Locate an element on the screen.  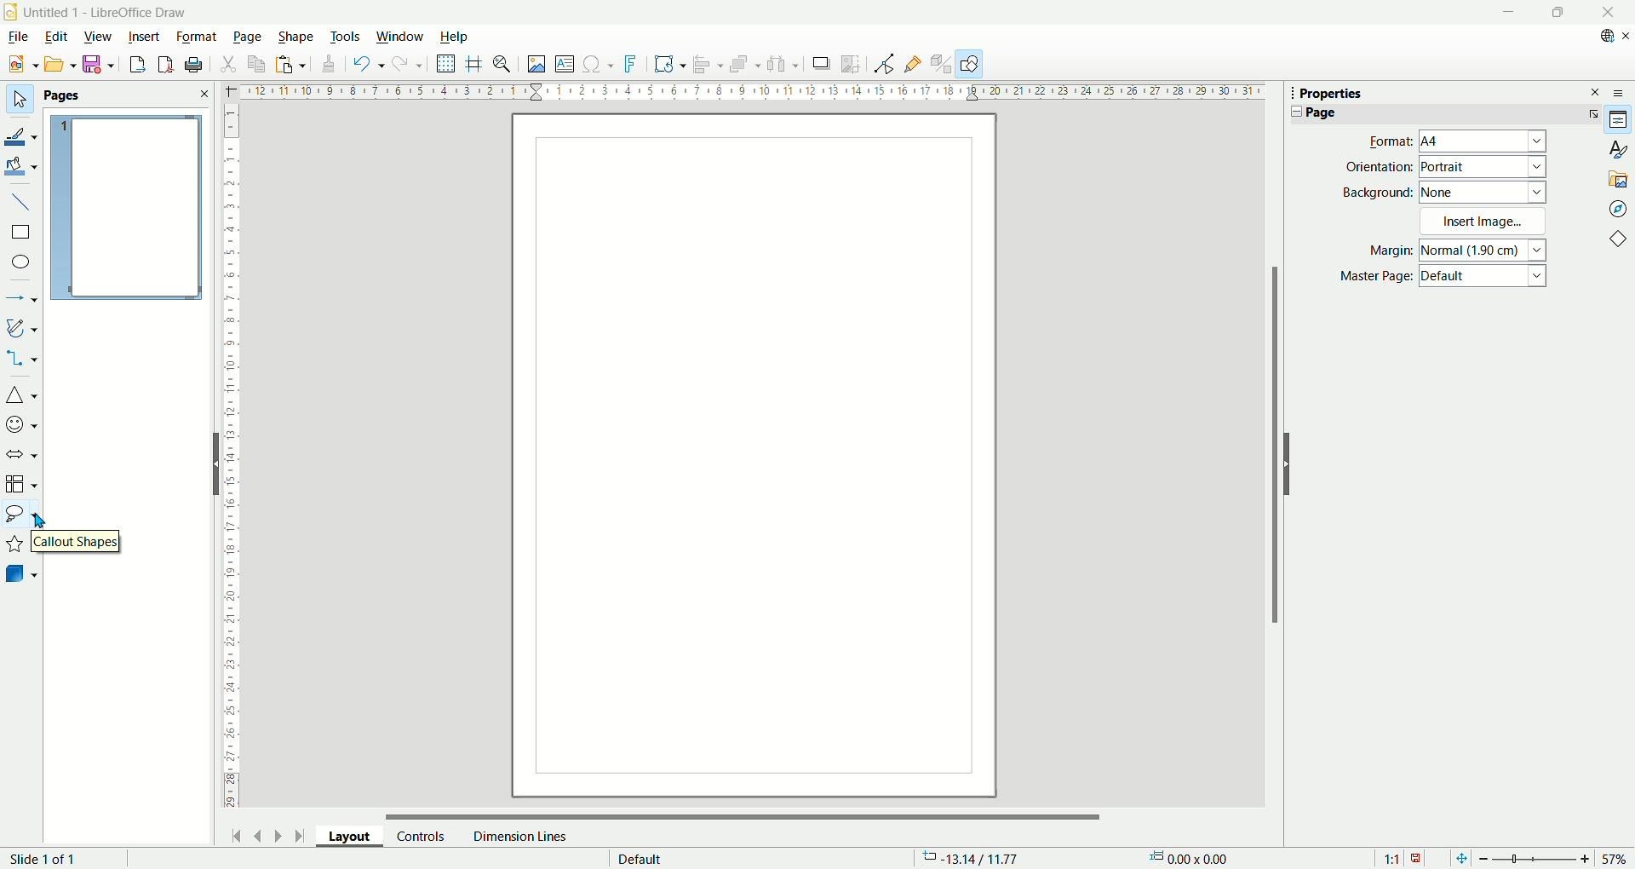
previous page is located at coordinates (260, 834).